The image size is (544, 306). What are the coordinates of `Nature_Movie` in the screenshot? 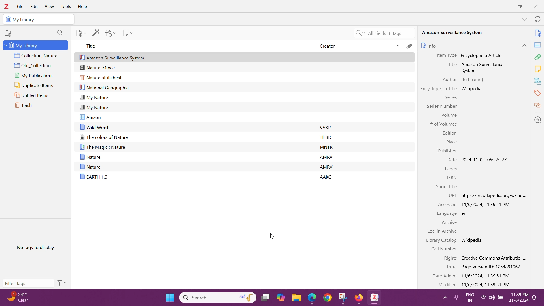 It's located at (97, 68).